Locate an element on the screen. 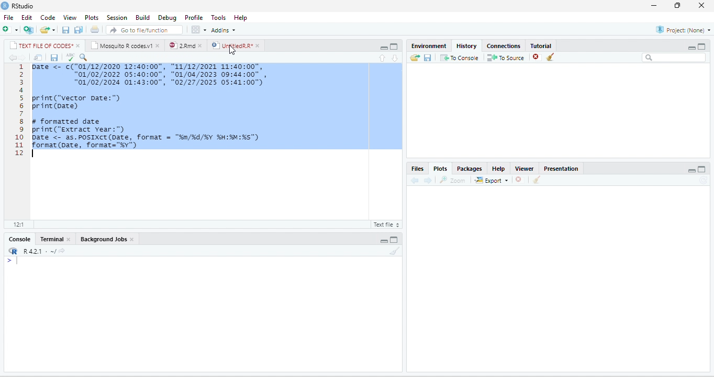 Image resolution: width=714 pixels, height=377 pixels. 2.Rmd is located at coordinates (181, 45).